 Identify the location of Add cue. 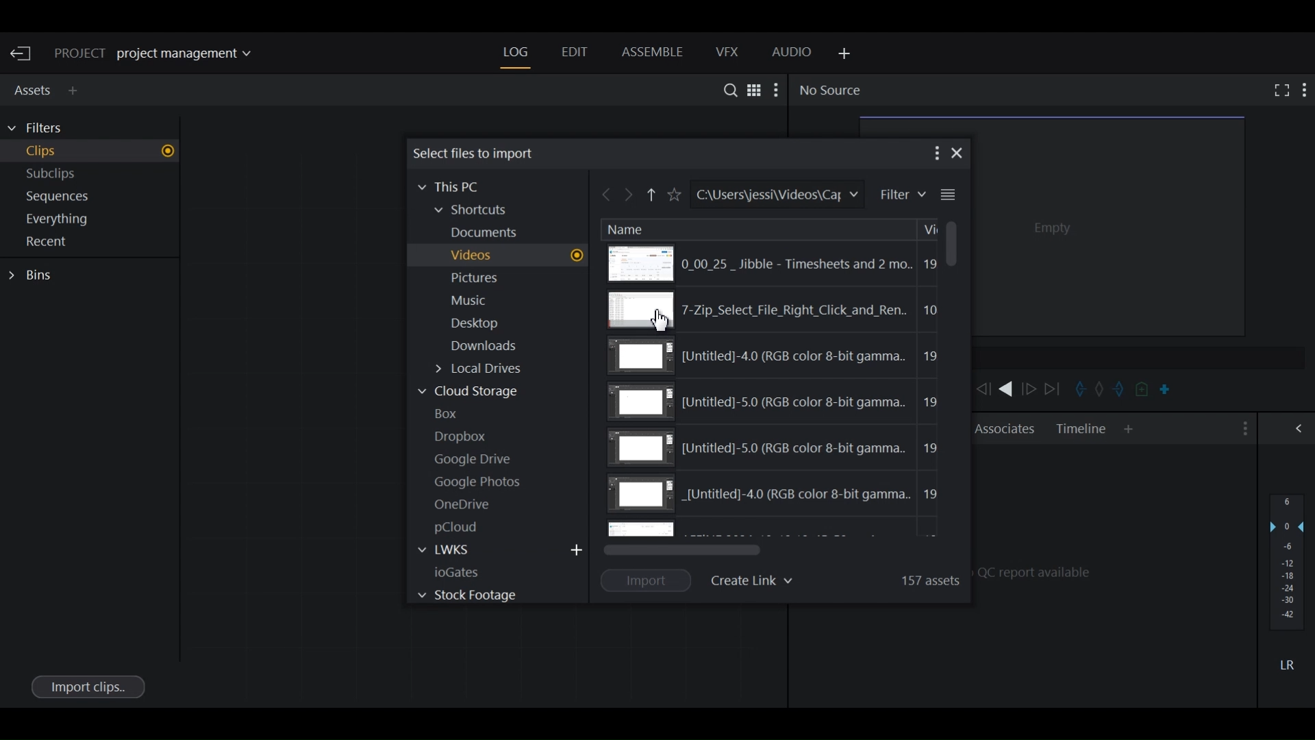
(1143, 391).